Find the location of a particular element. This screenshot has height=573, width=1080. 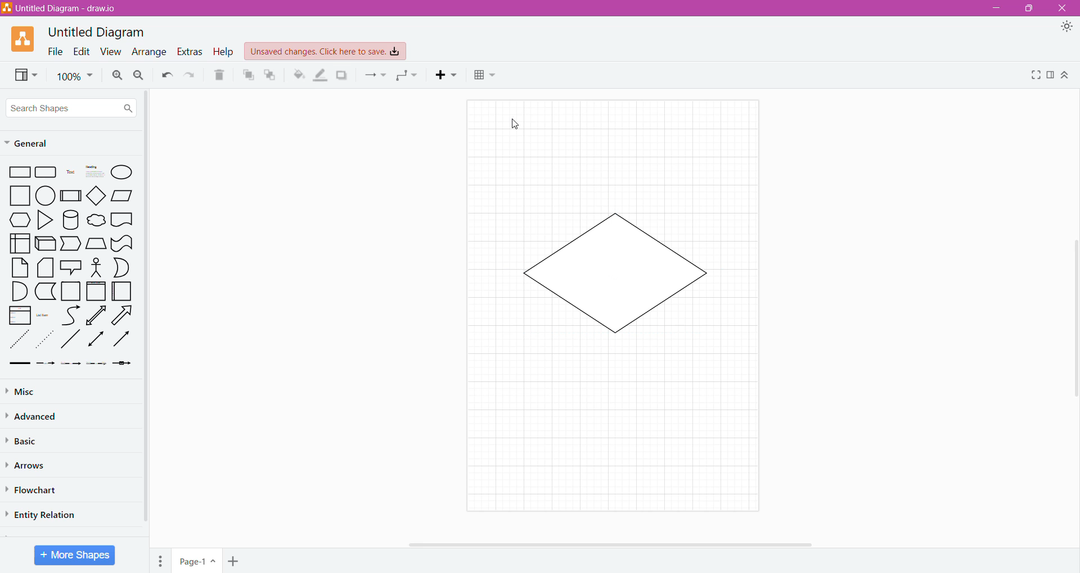

Shadow is located at coordinates (342, 75).